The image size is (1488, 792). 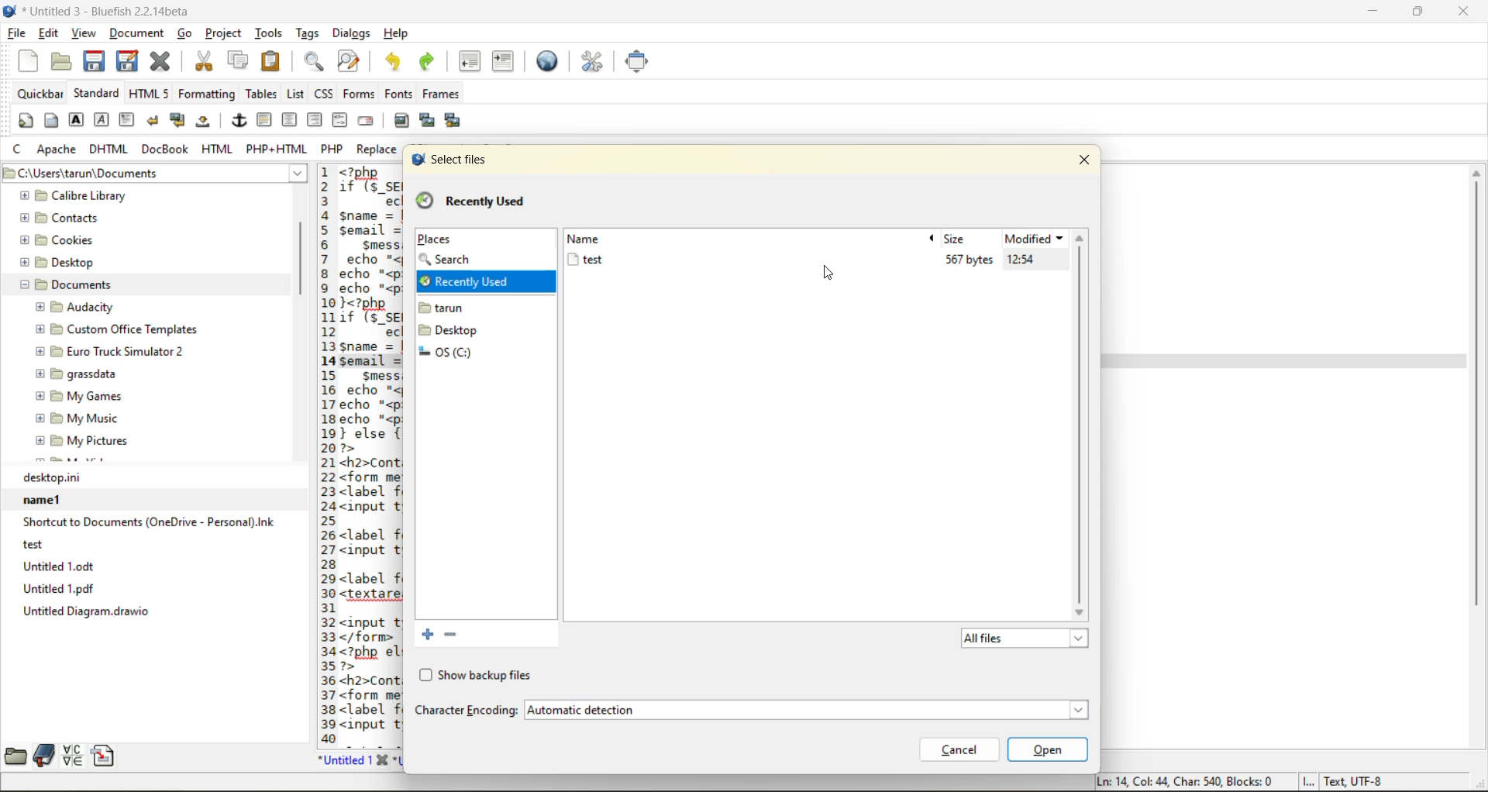 What do you see at coordinates (51, 122) in the screenshot?
I see `body` at bounding box center [51, 122].